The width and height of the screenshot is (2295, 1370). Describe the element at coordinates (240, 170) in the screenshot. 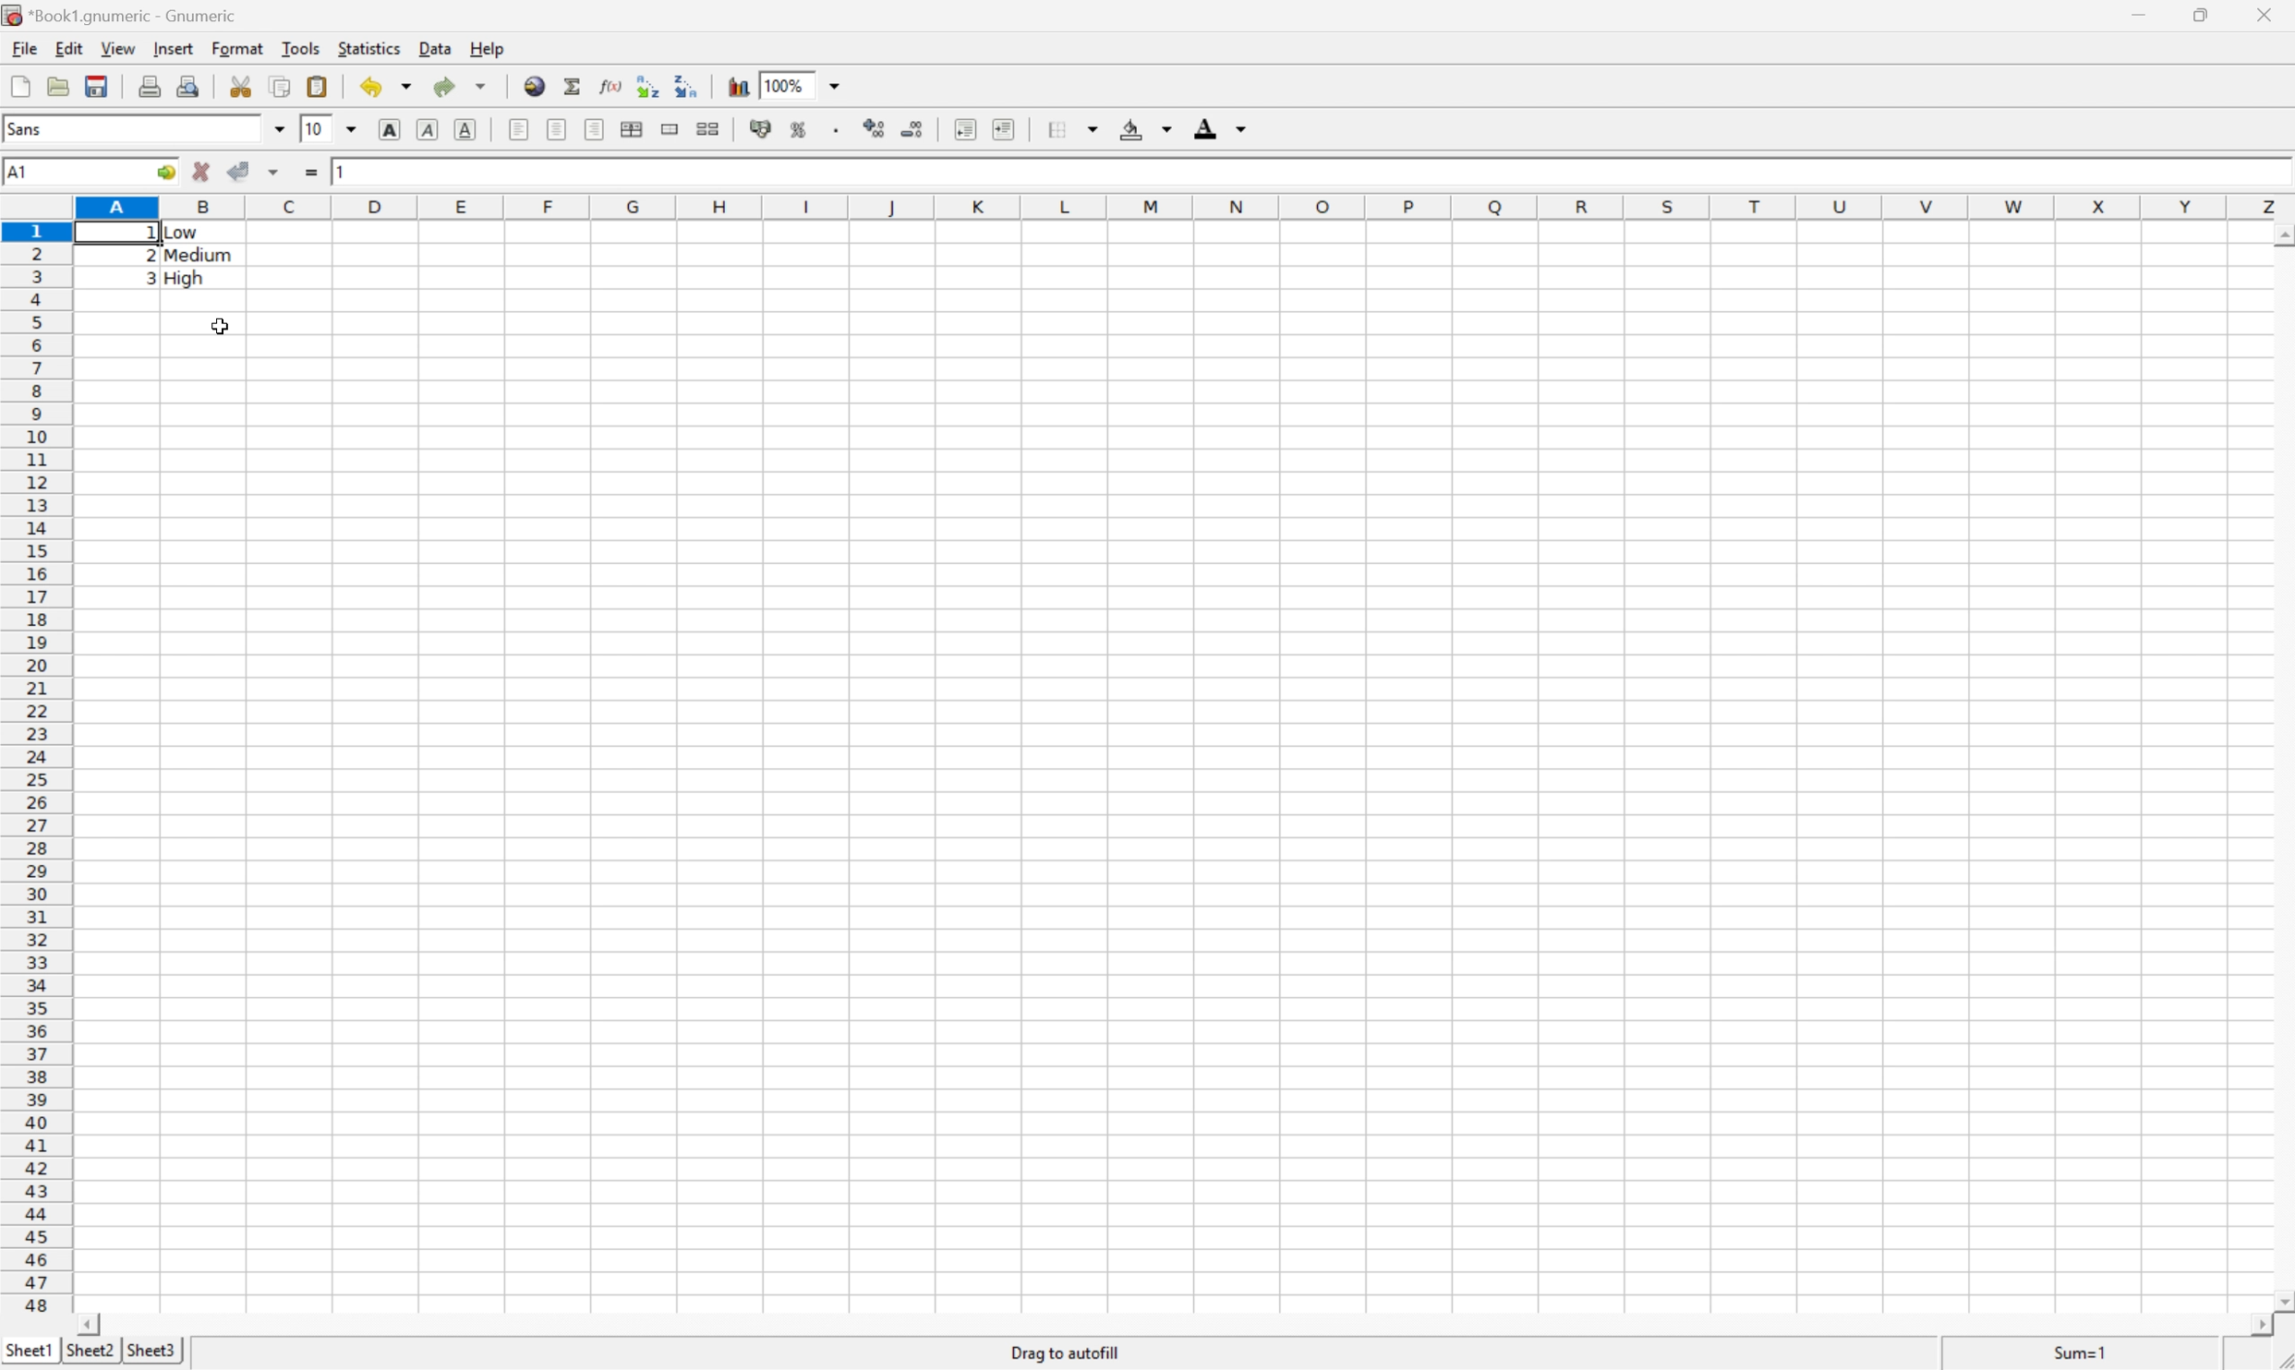

I see `Accept changes` at that location.